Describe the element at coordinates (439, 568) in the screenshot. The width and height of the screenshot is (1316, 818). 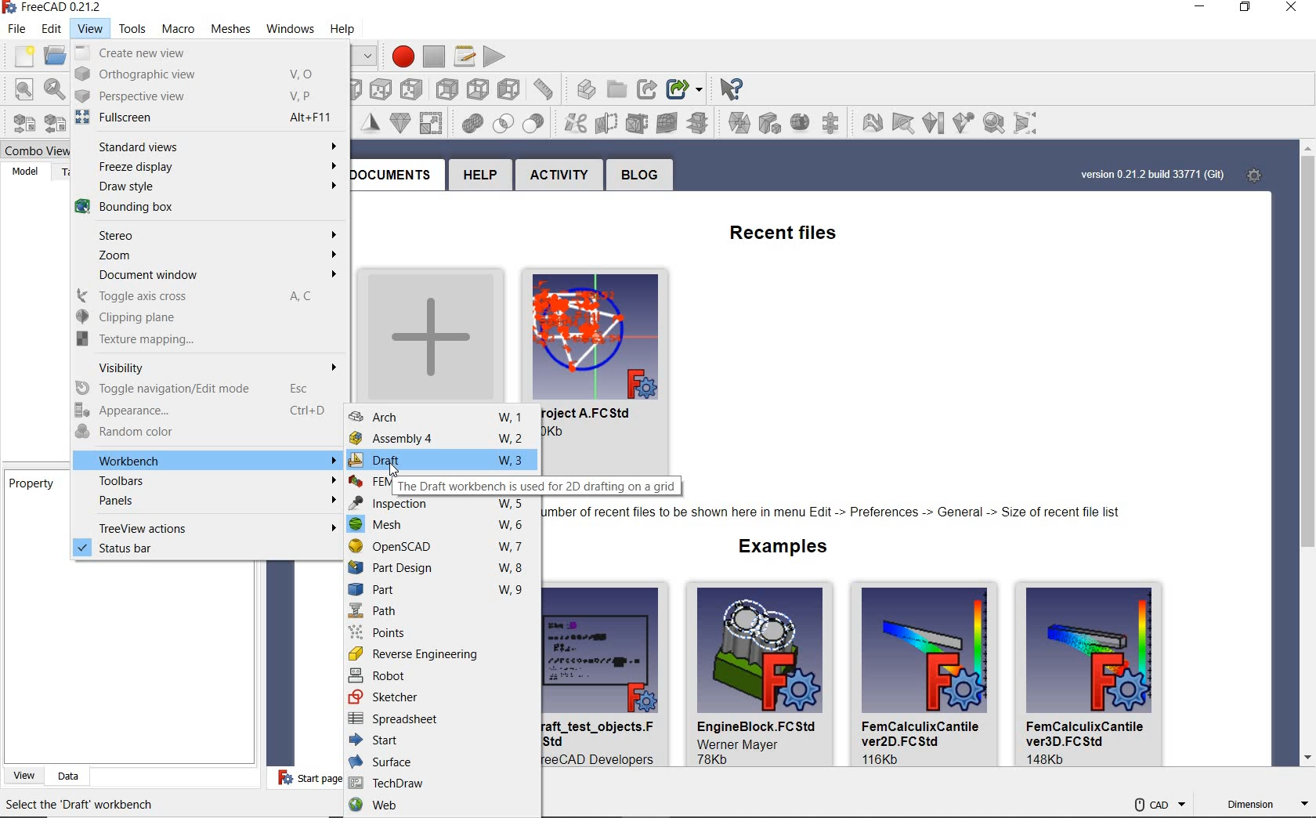
I see `part design` at that location.